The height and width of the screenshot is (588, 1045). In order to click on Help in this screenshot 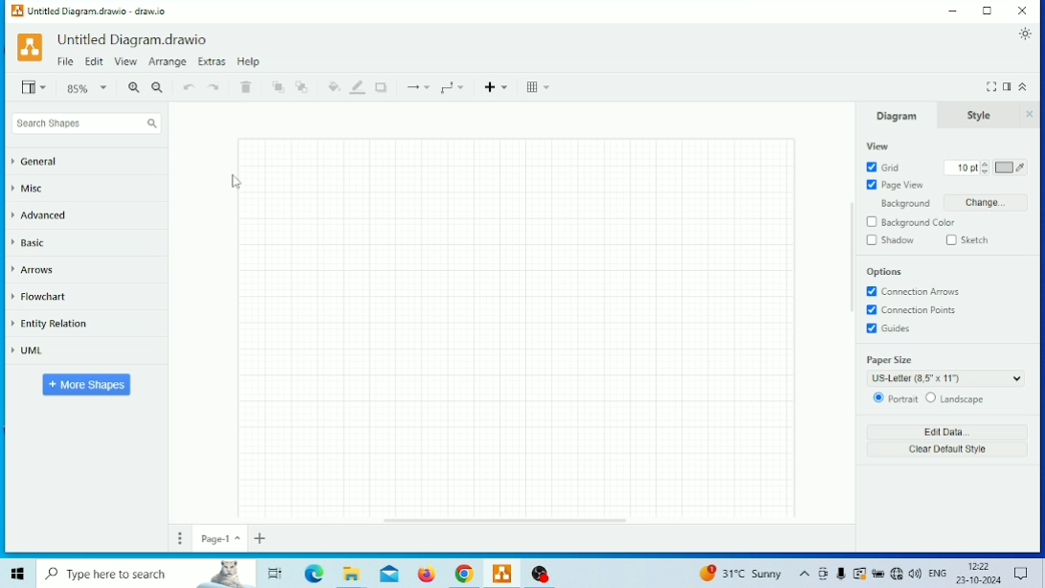, I will do `click(248, 61)`.